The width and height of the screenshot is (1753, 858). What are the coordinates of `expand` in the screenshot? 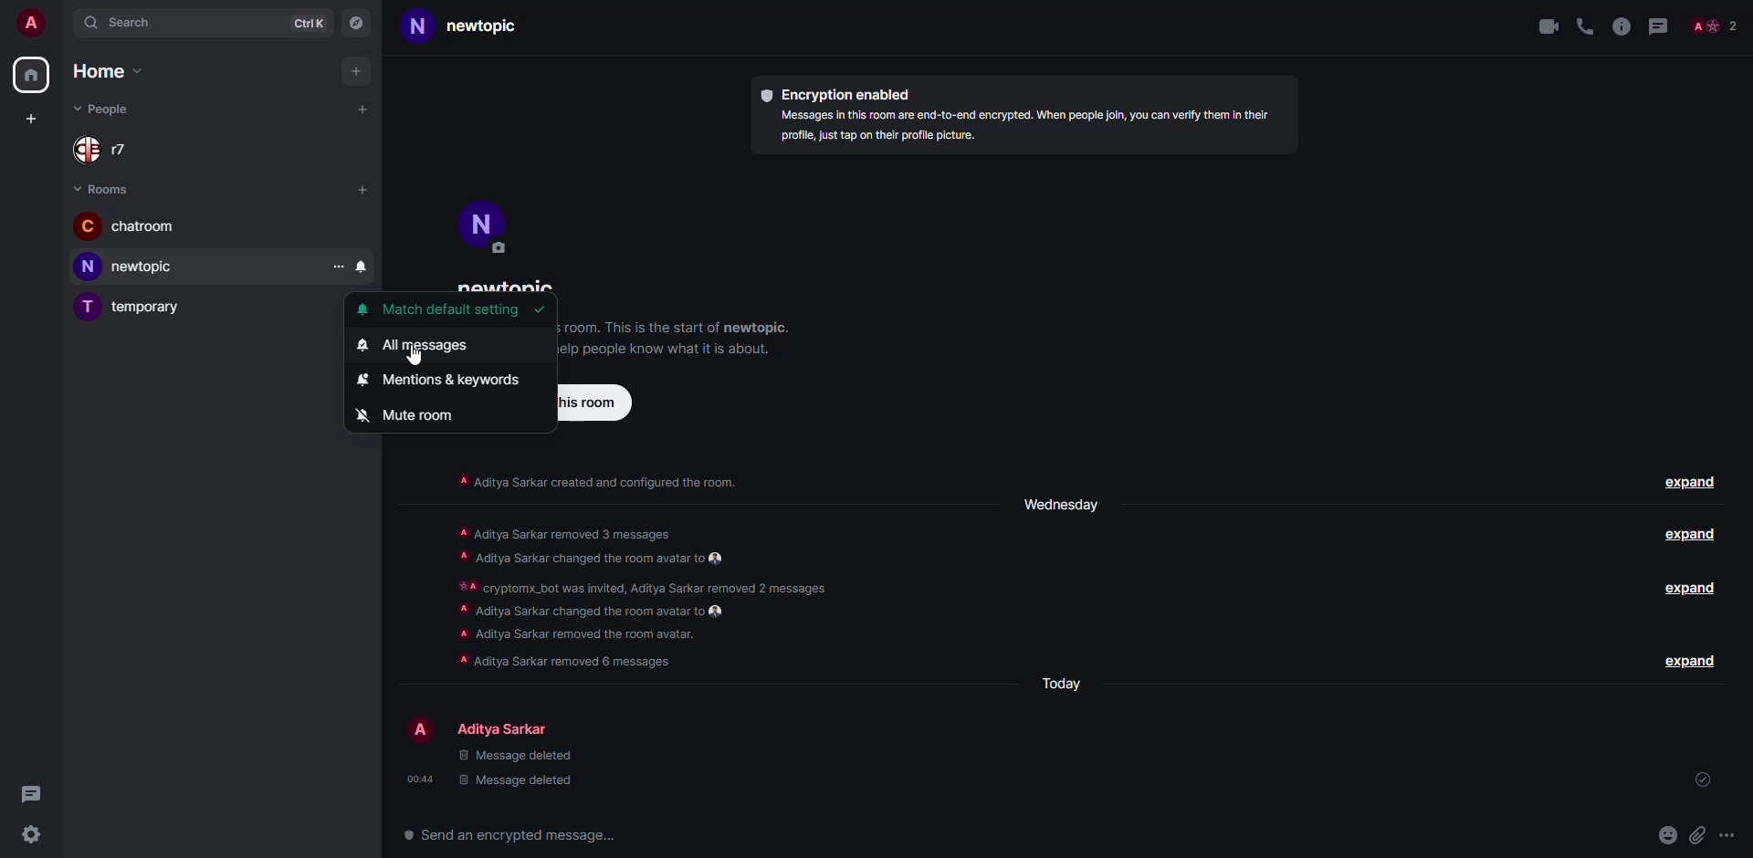 It's located at (1689, 482).